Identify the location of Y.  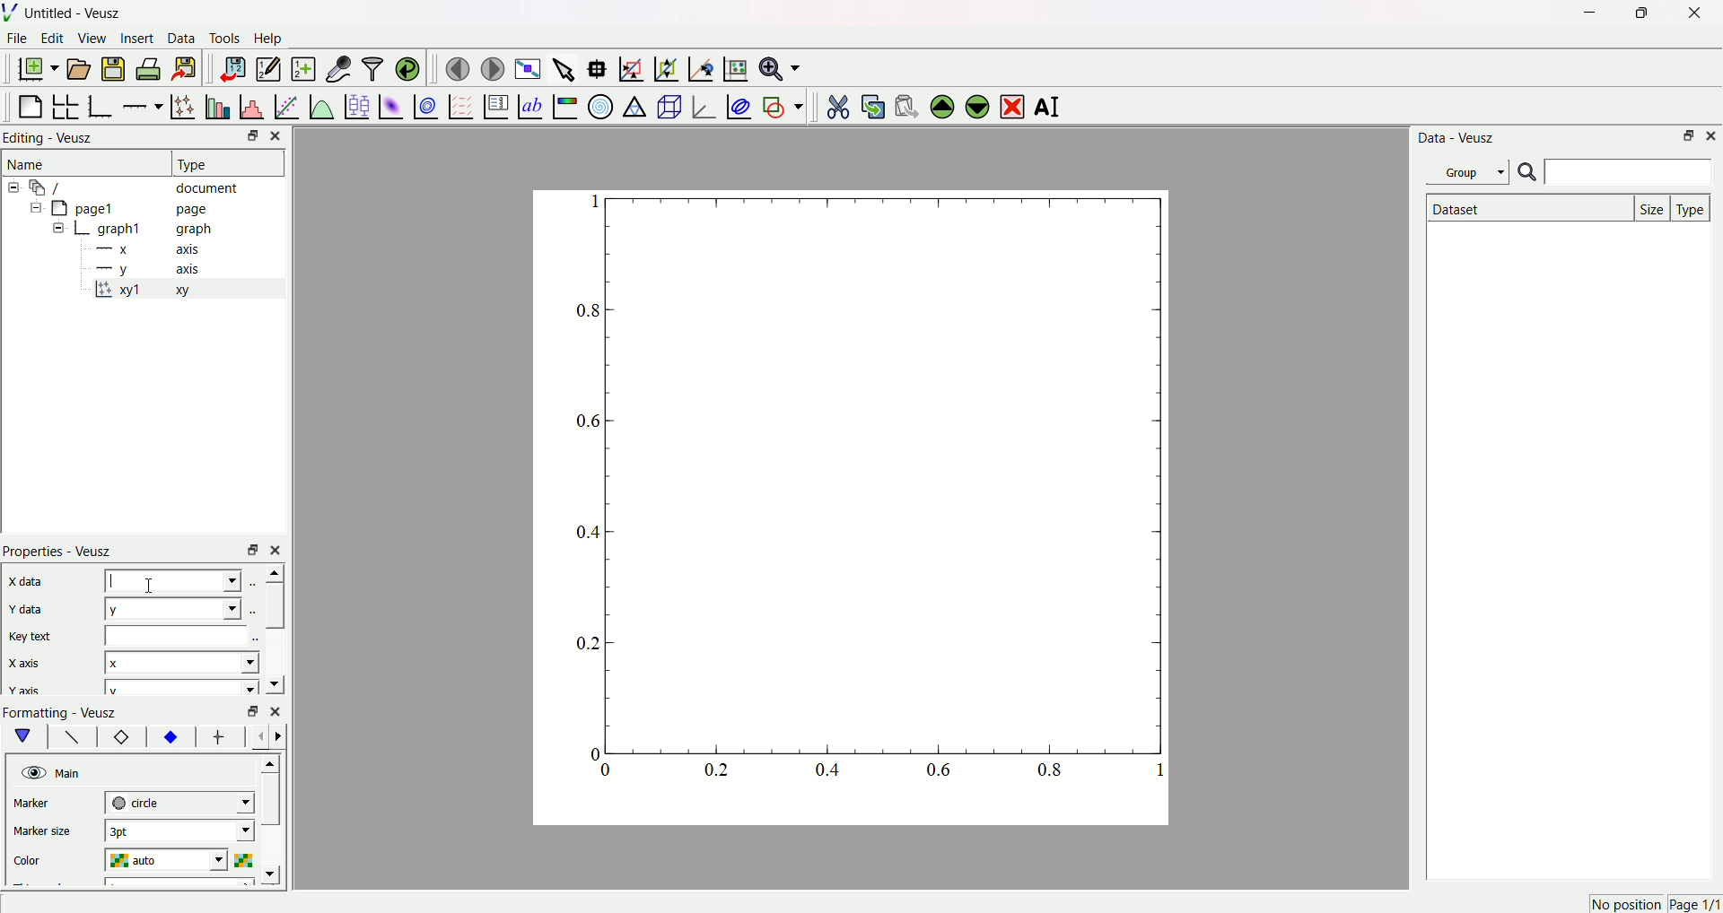
(171, 608).